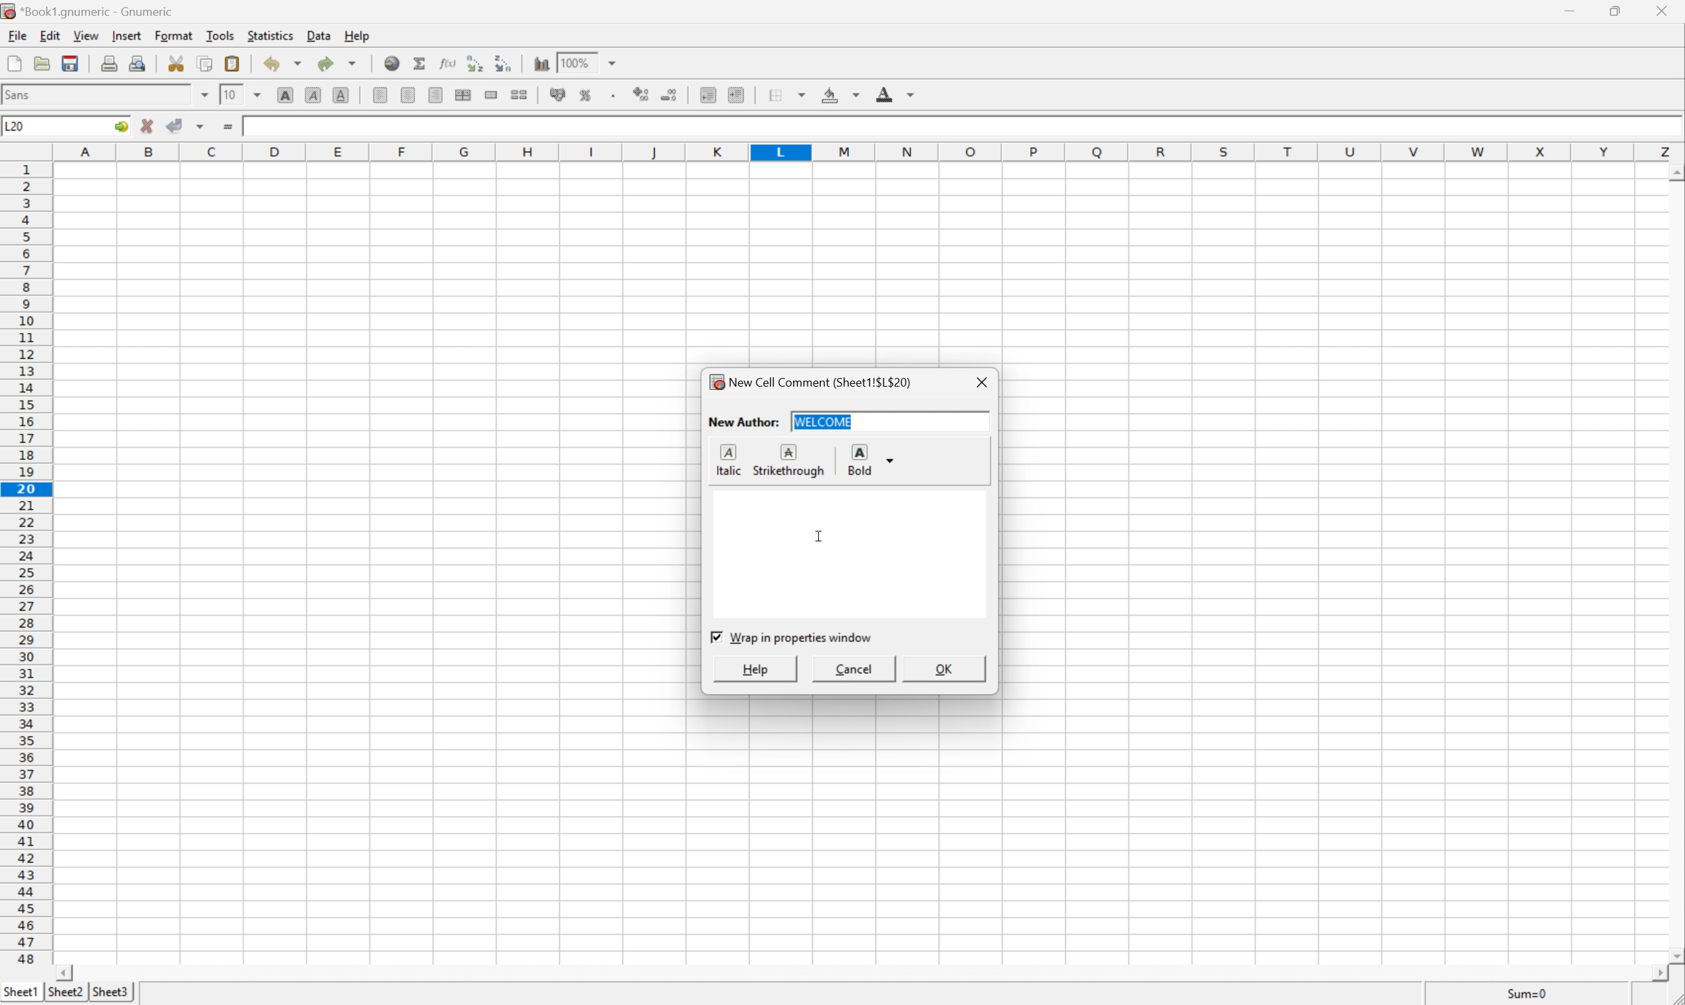  What do you see at coordinates (1650, 973) in the screenshot?
I see `Scroll Right` at bounding box center [1650, 973].